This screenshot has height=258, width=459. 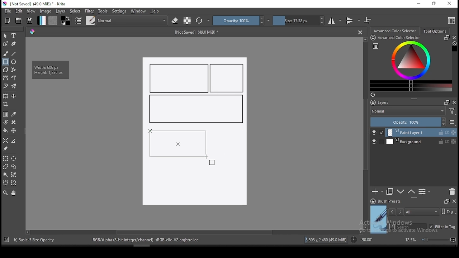 I want to click on filter, so click(x=89, y=11).